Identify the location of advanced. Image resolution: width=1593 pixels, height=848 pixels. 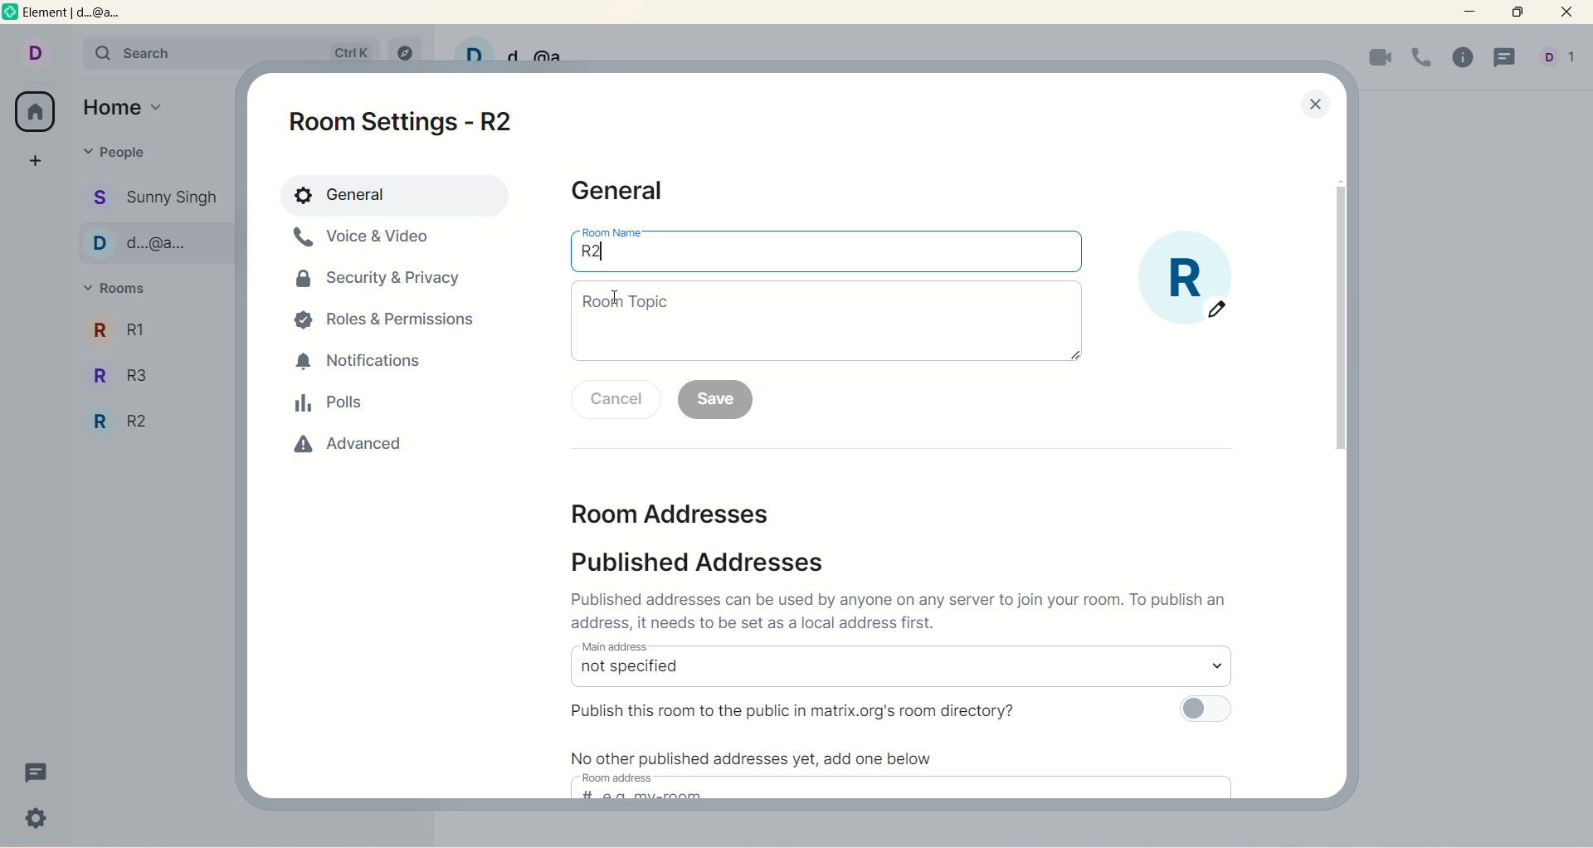
(340, 452).